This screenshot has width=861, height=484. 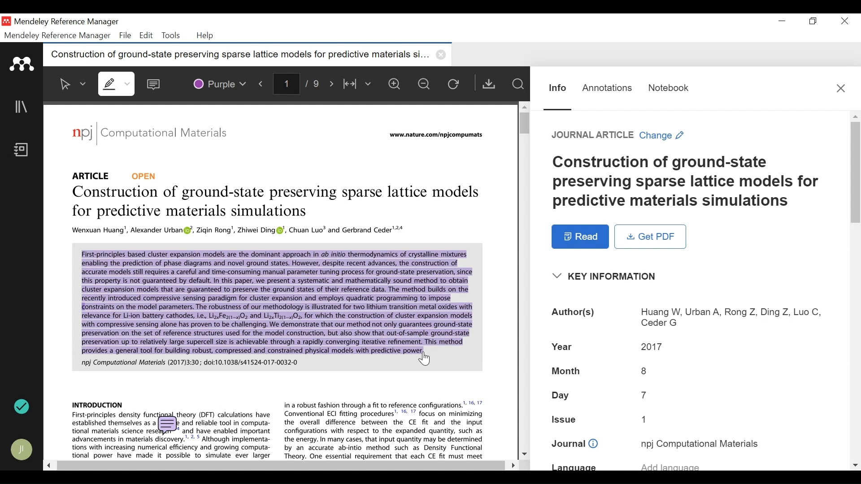 What do you see at coordinates (22, 406) in the screenshot?
I see `Sync` at bounding box center [22, 406].